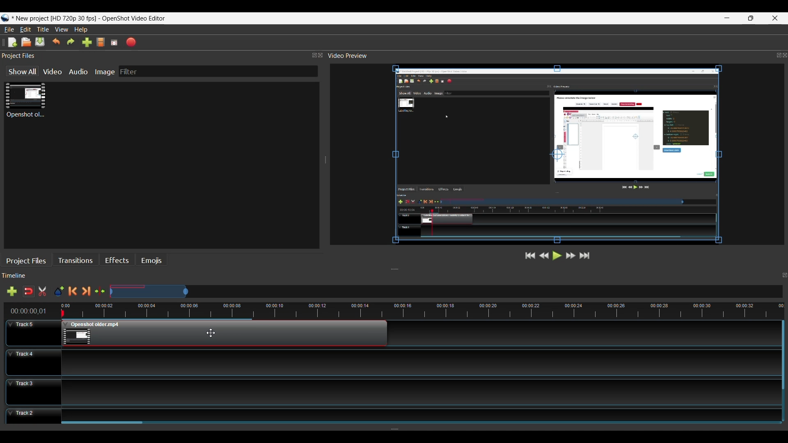 Image resolution: width=788 pixels, height=443 pixels. I want to click on Play, so click(557, 256).